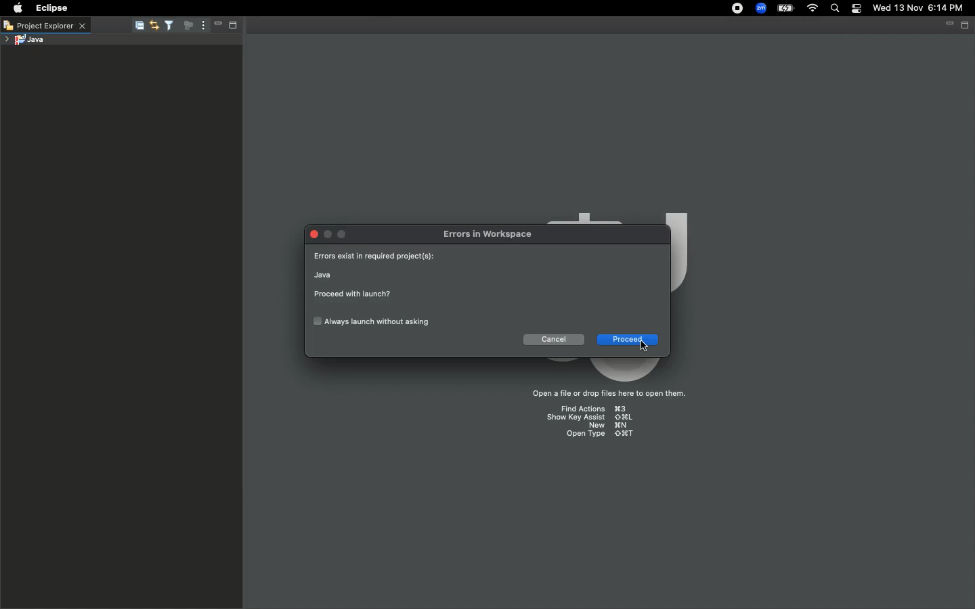 Image resolution: width=975 pixels, height=609 pixels. I want to click on View menu, so click(203, 26).